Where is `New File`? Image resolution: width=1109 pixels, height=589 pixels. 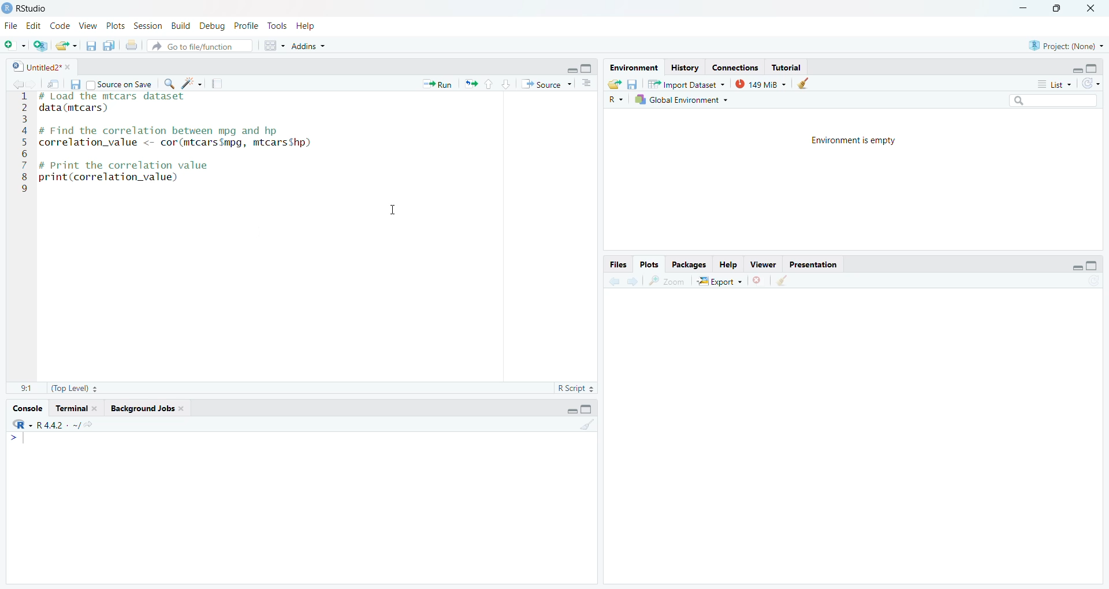 New File is located at coordinates (14, 47).